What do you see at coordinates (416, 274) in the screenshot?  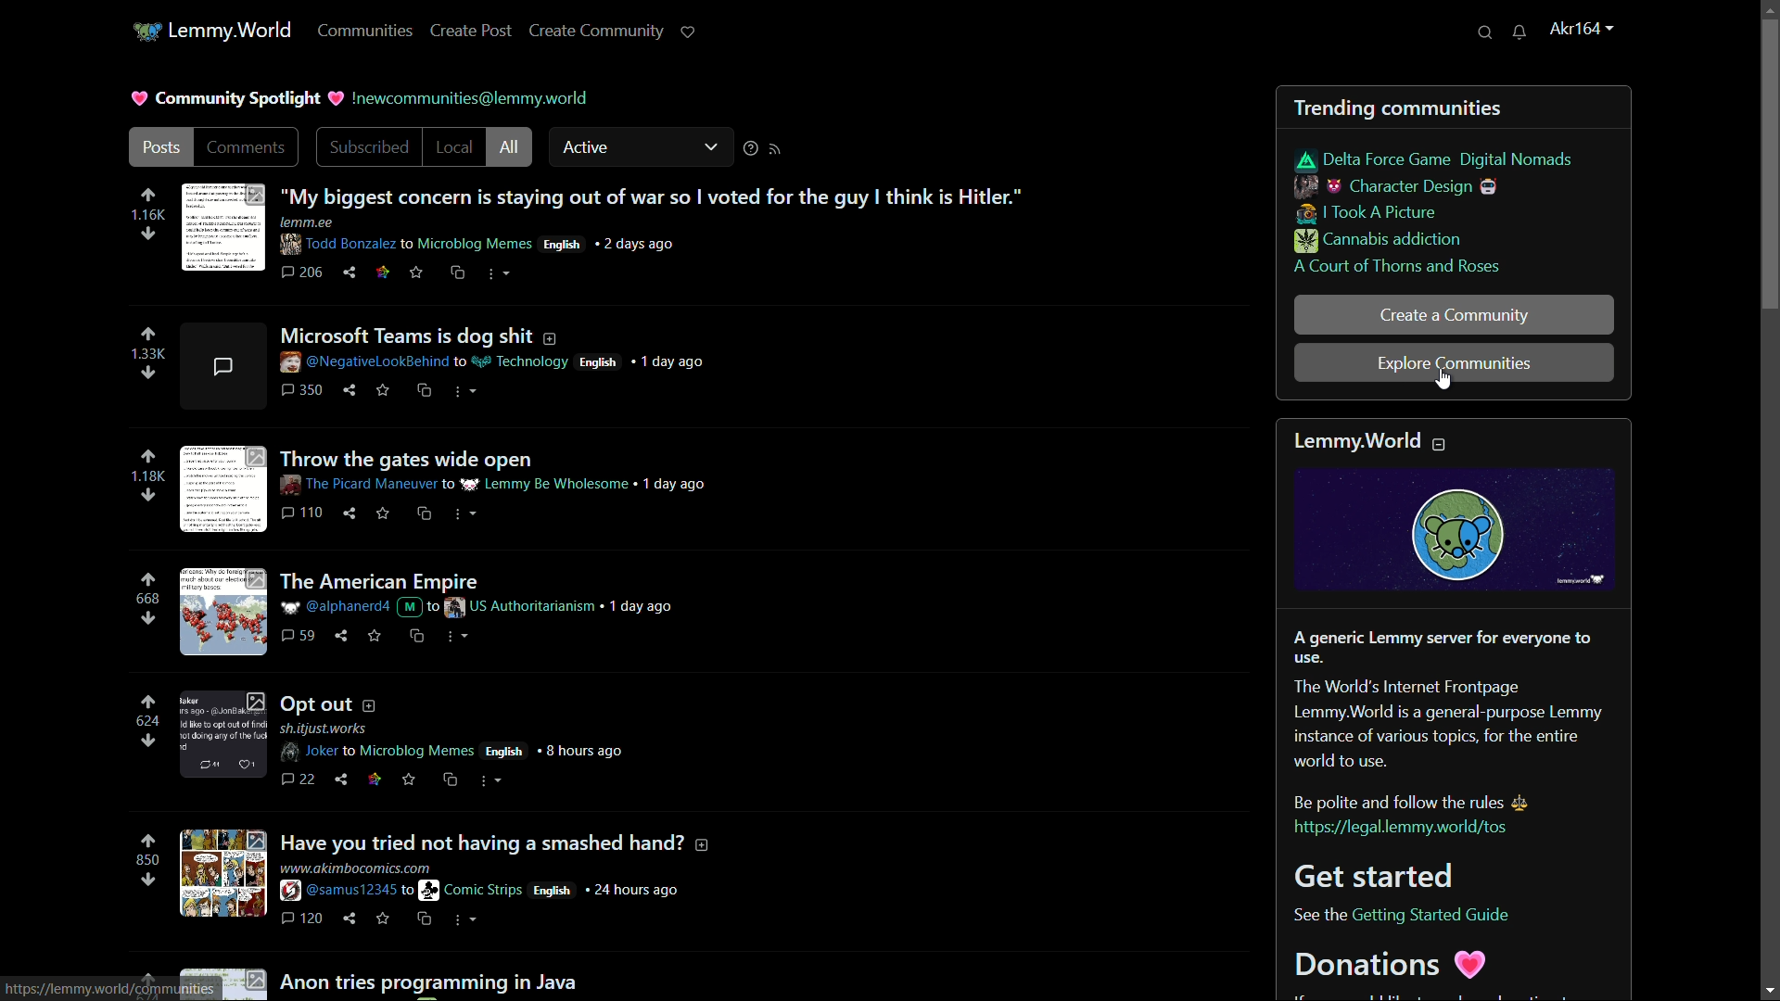 I see `save` at bounding box center [416, 274].